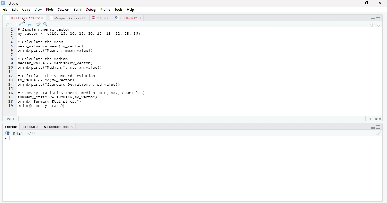 This screenshot has width=387, height=203. I want to click on edit, so click(15, 10).